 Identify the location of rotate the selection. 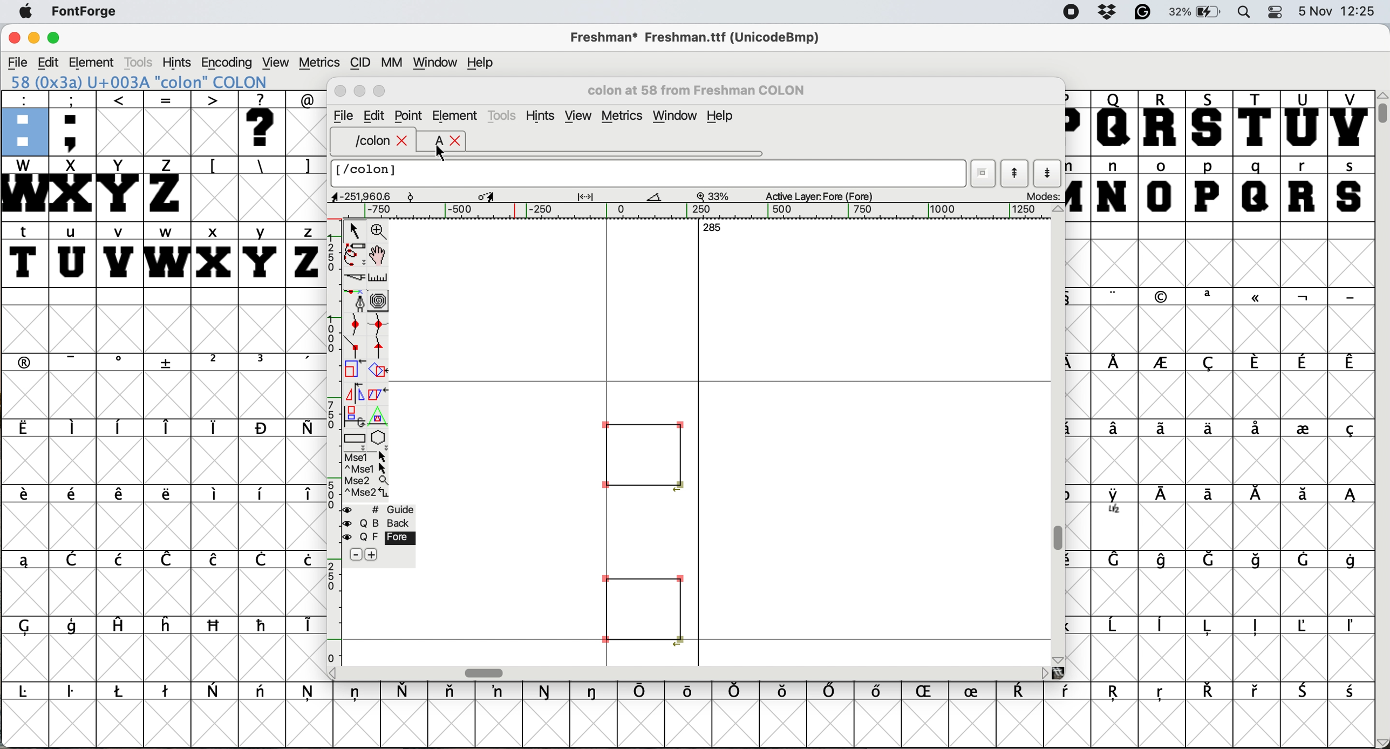
(380, 373).